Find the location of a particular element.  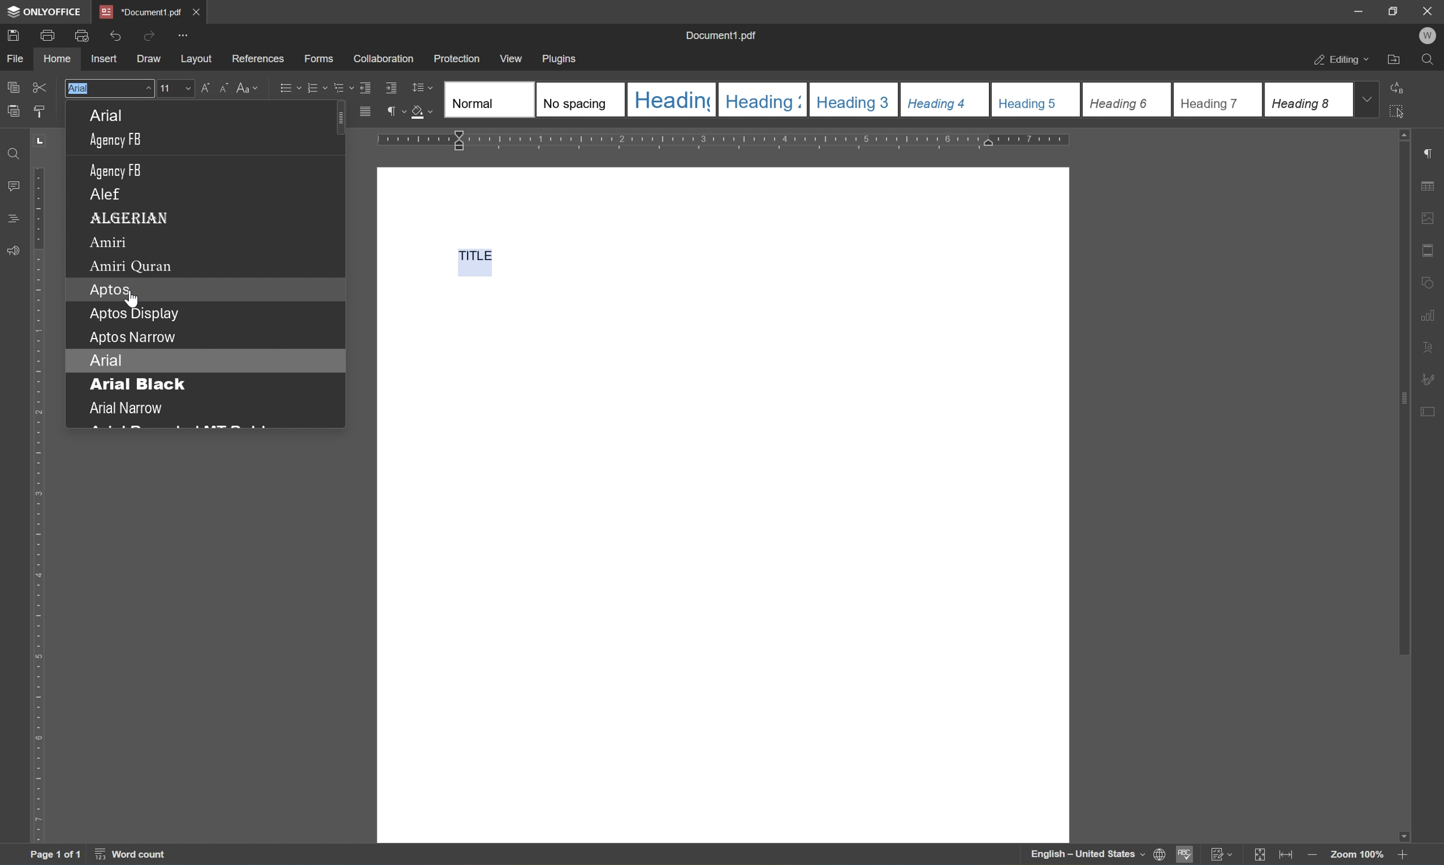

ruler is located at coordinates (37, 503).